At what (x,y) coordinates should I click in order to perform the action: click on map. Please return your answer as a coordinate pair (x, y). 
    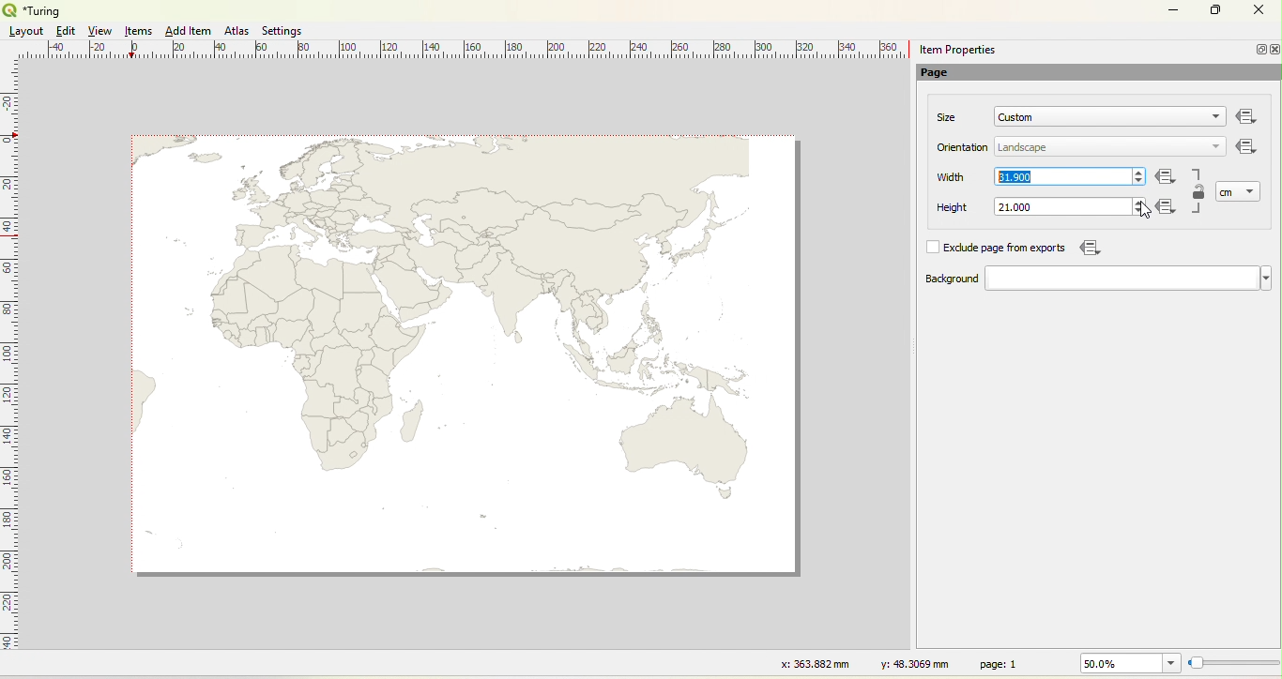
    Looking at the image, I should click on (463, 354).